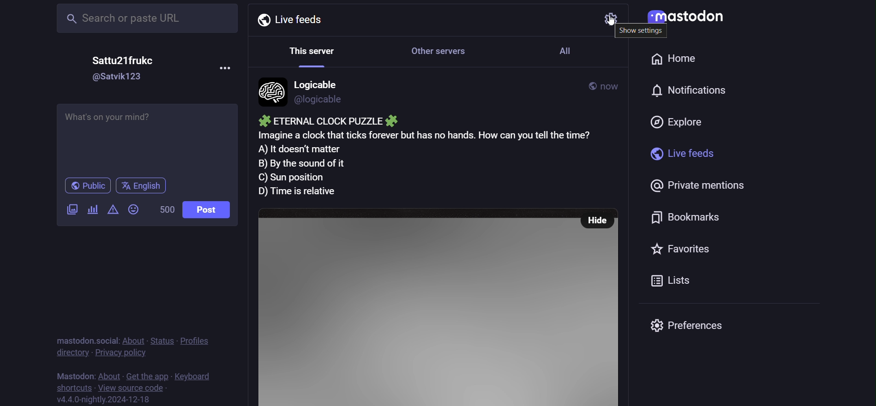 The width and height of the screenshot is (876, 406). What do you see at coordinates (149, 136) in the screenshot?
I see `What's on your mind?` at bounding box center [149, 136].